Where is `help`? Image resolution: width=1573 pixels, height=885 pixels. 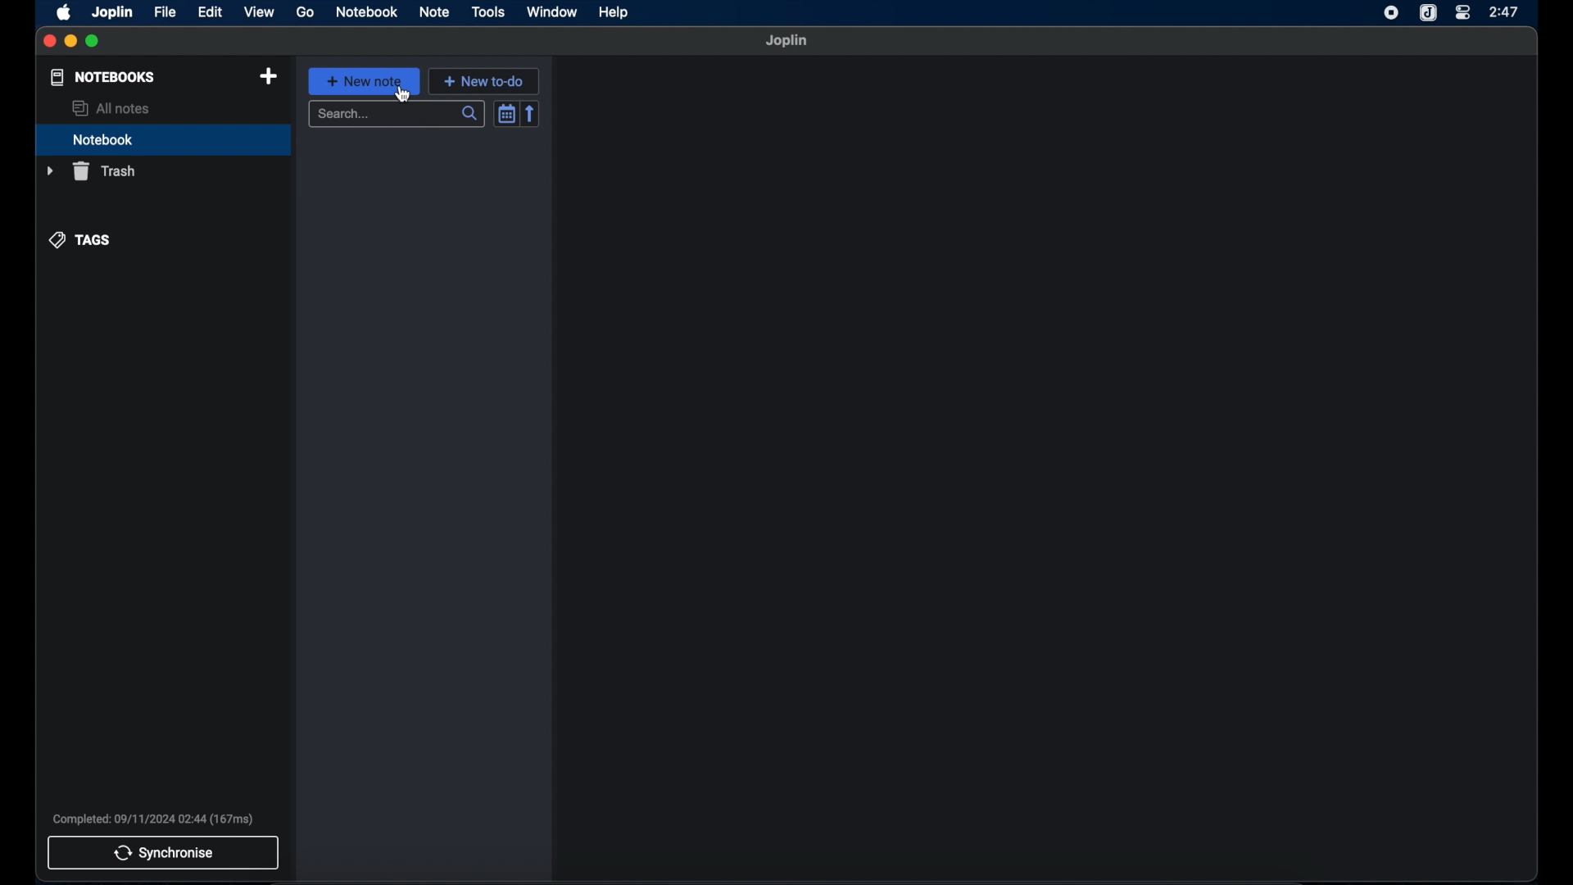
help is located at coordinates (614, 13).